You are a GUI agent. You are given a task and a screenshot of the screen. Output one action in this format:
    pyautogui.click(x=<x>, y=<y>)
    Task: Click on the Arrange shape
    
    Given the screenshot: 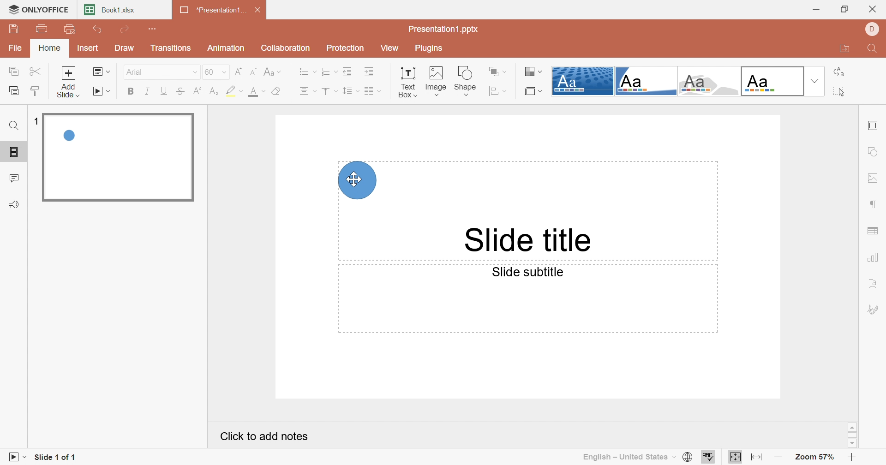 What is the action you would take?
    pyautogui.click(x=497, y=71)
    